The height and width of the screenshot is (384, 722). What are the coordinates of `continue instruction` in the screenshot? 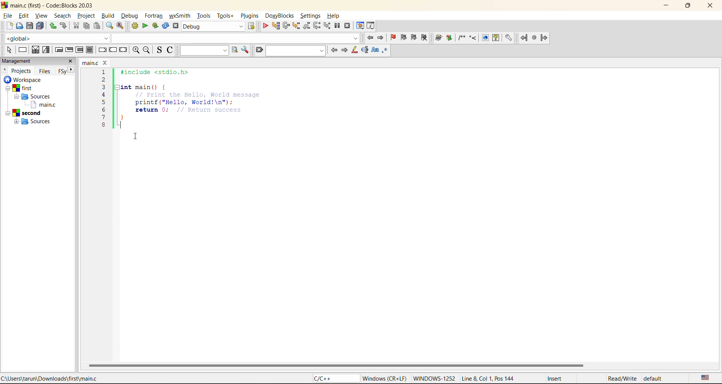 It's located at (113, 50).